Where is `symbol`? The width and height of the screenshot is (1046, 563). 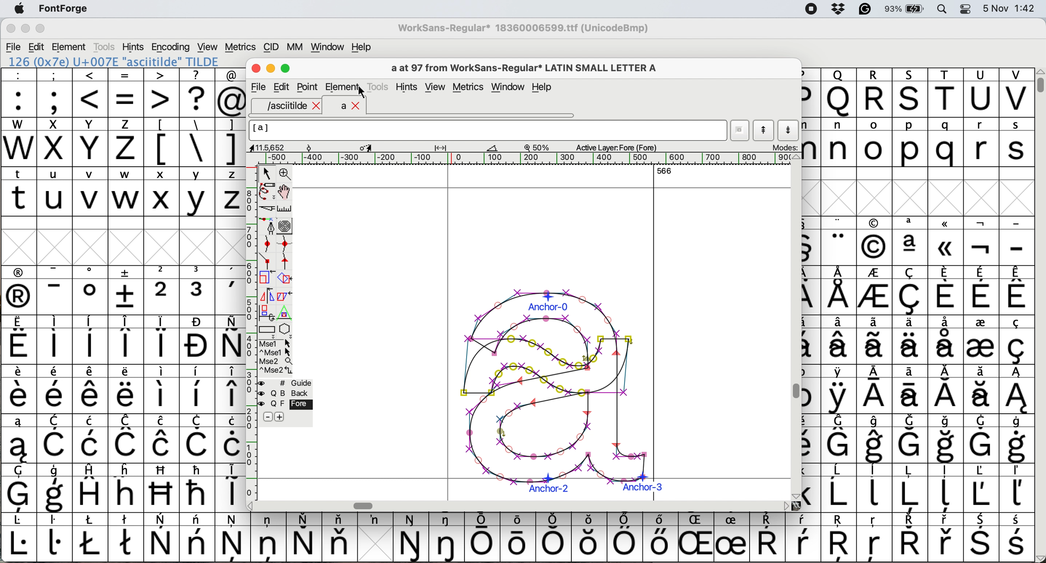
symbol is located at coordinates (375, 520).